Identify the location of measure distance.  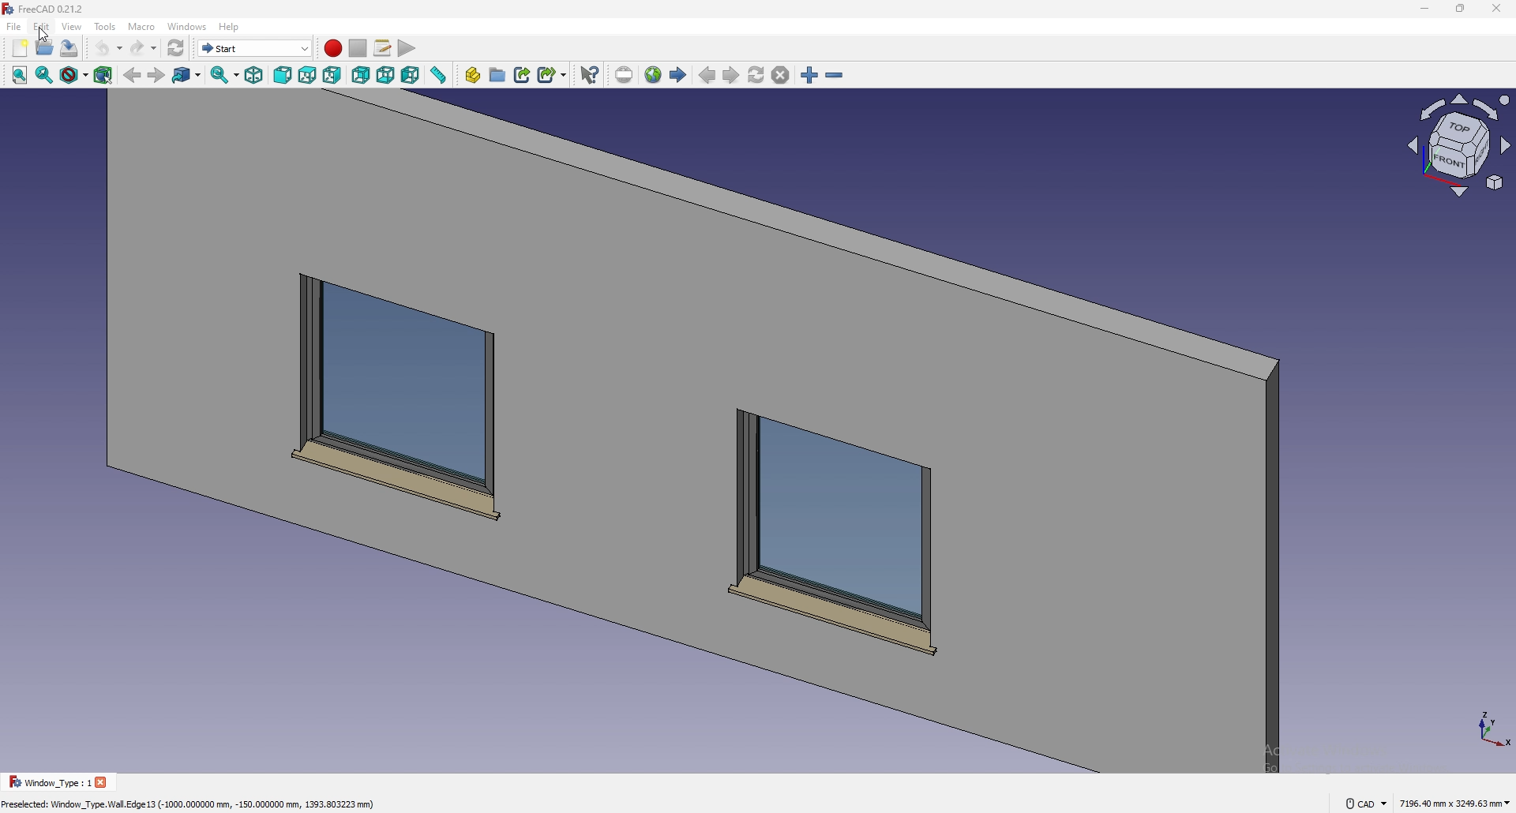
(439, 75).